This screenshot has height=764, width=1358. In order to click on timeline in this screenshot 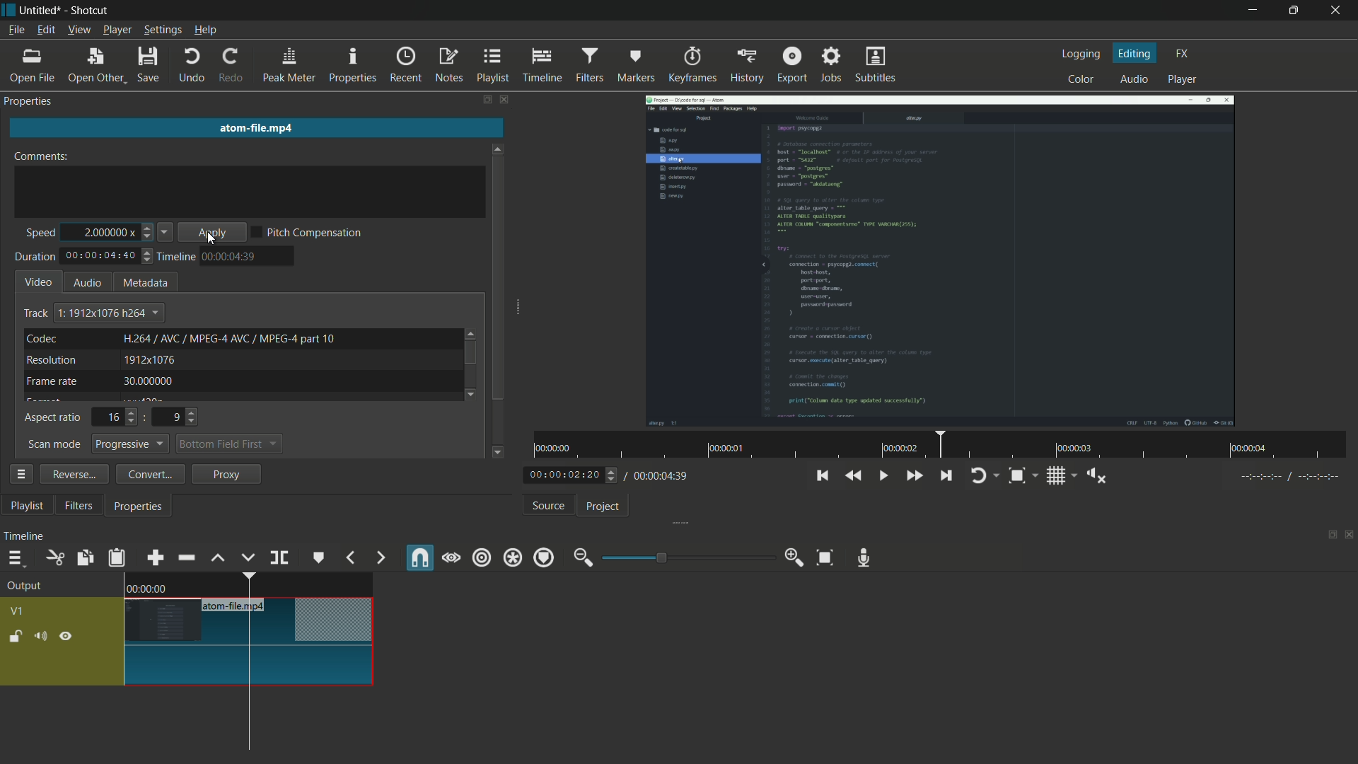, I will do `click(25, 537)`.